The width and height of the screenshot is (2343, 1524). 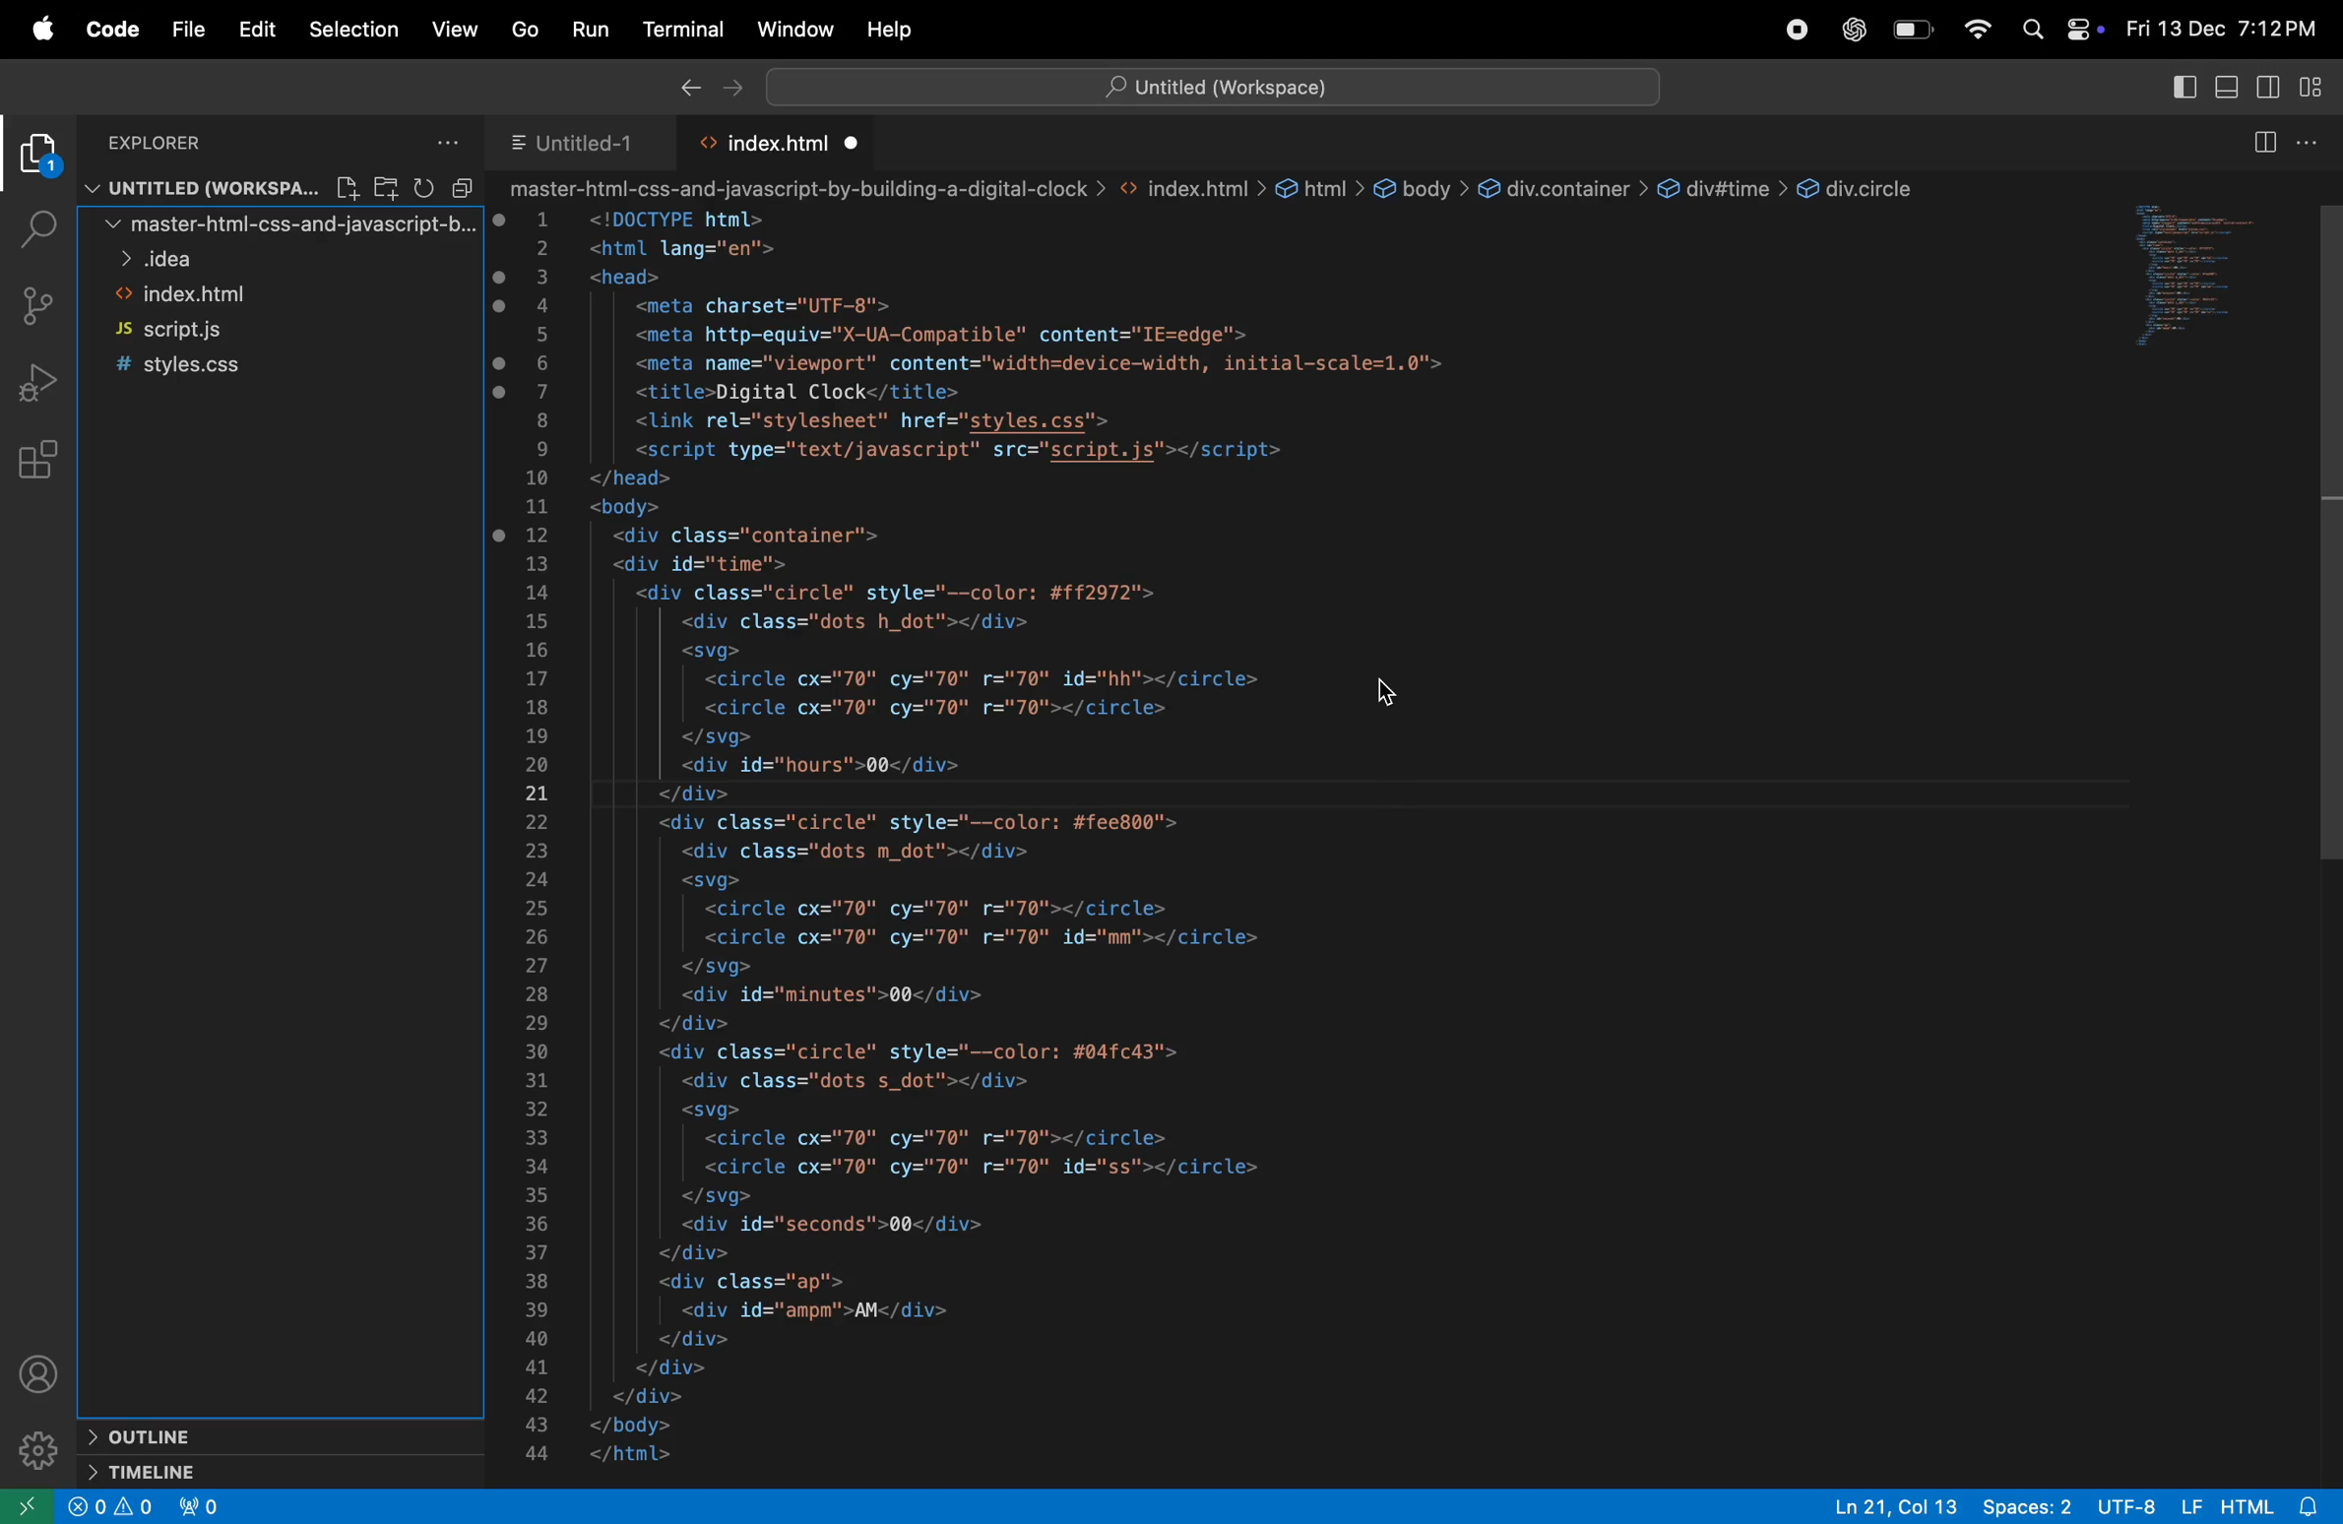 I want to click on open remote window, so click(x=30, y=1506).